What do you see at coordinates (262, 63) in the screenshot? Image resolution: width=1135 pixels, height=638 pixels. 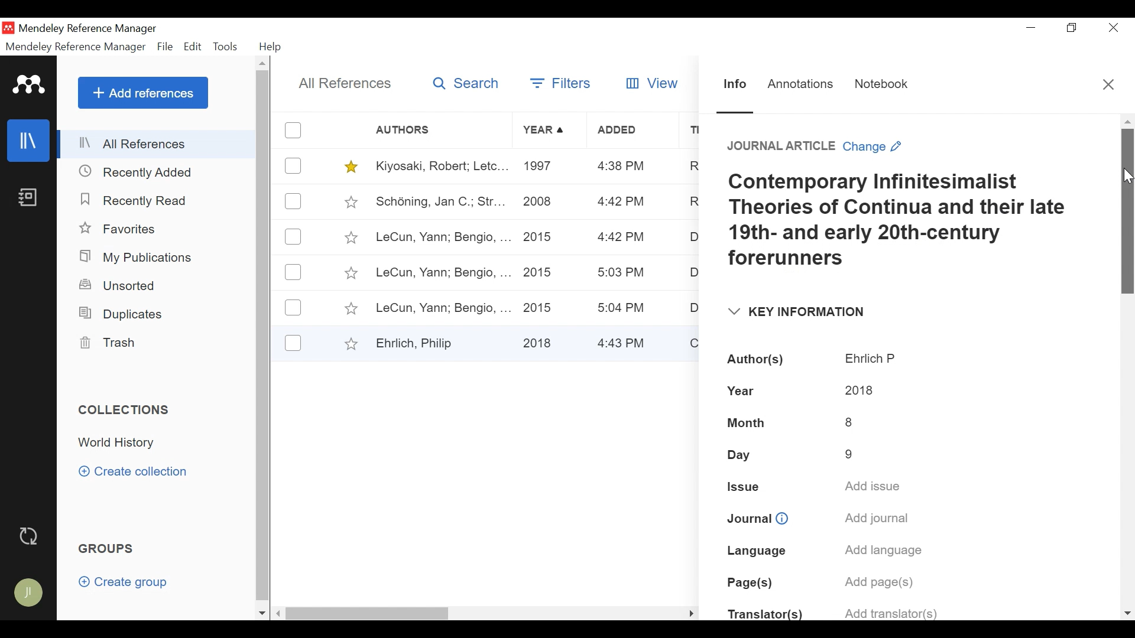 I see `Scroll up` at bounding box center [262, 63].